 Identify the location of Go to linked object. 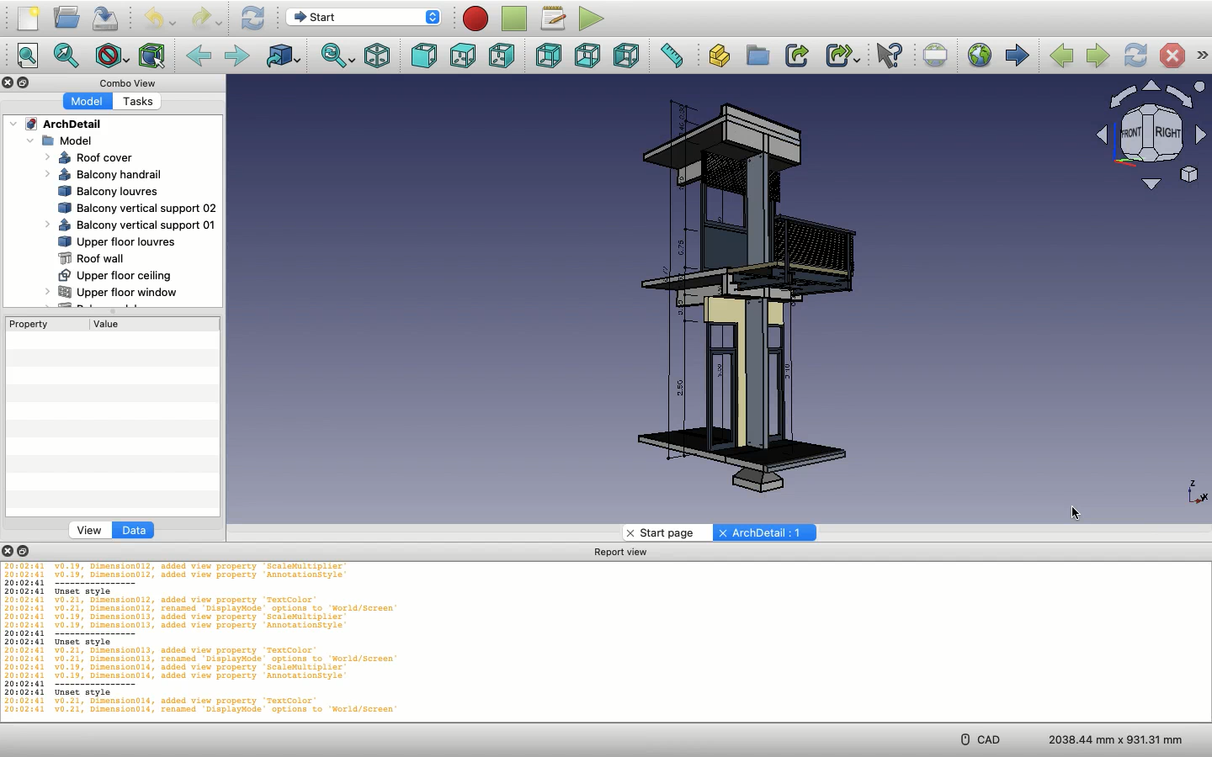
(283, 54).